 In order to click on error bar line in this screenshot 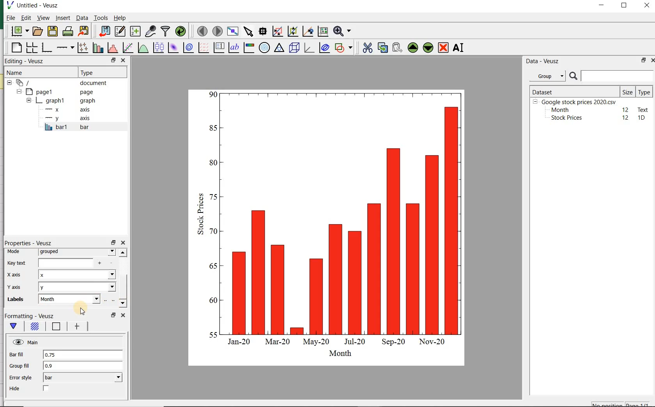, I will do `click(78, 327)`.